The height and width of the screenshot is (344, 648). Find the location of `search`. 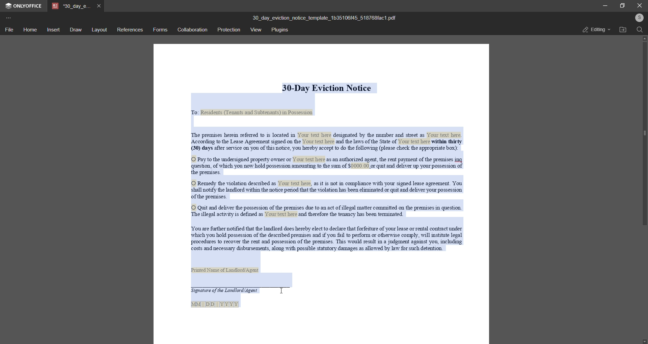

search is located at coordinates (639, 30).